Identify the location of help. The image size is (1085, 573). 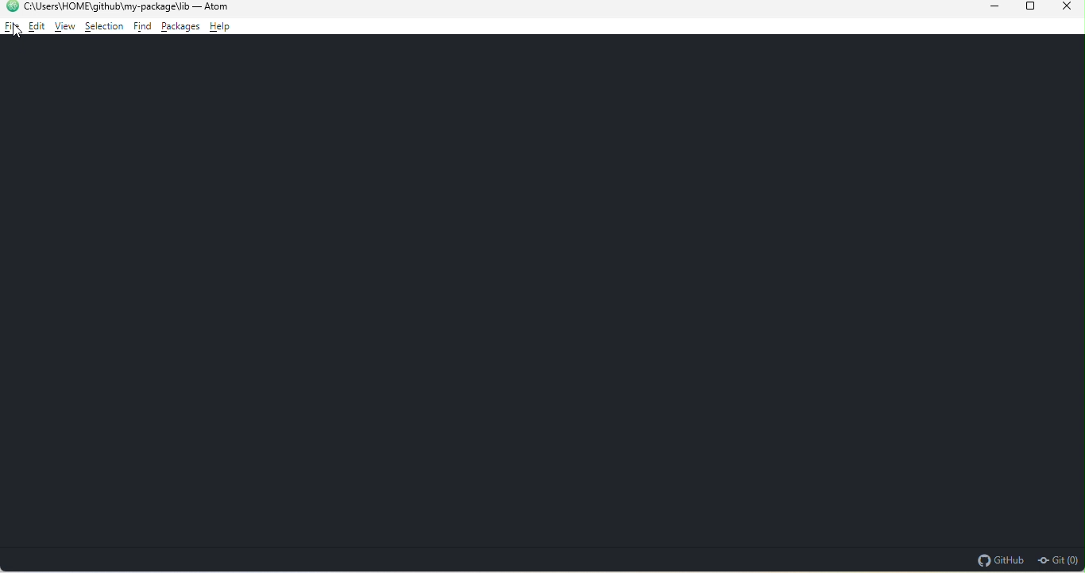
(222, 27).